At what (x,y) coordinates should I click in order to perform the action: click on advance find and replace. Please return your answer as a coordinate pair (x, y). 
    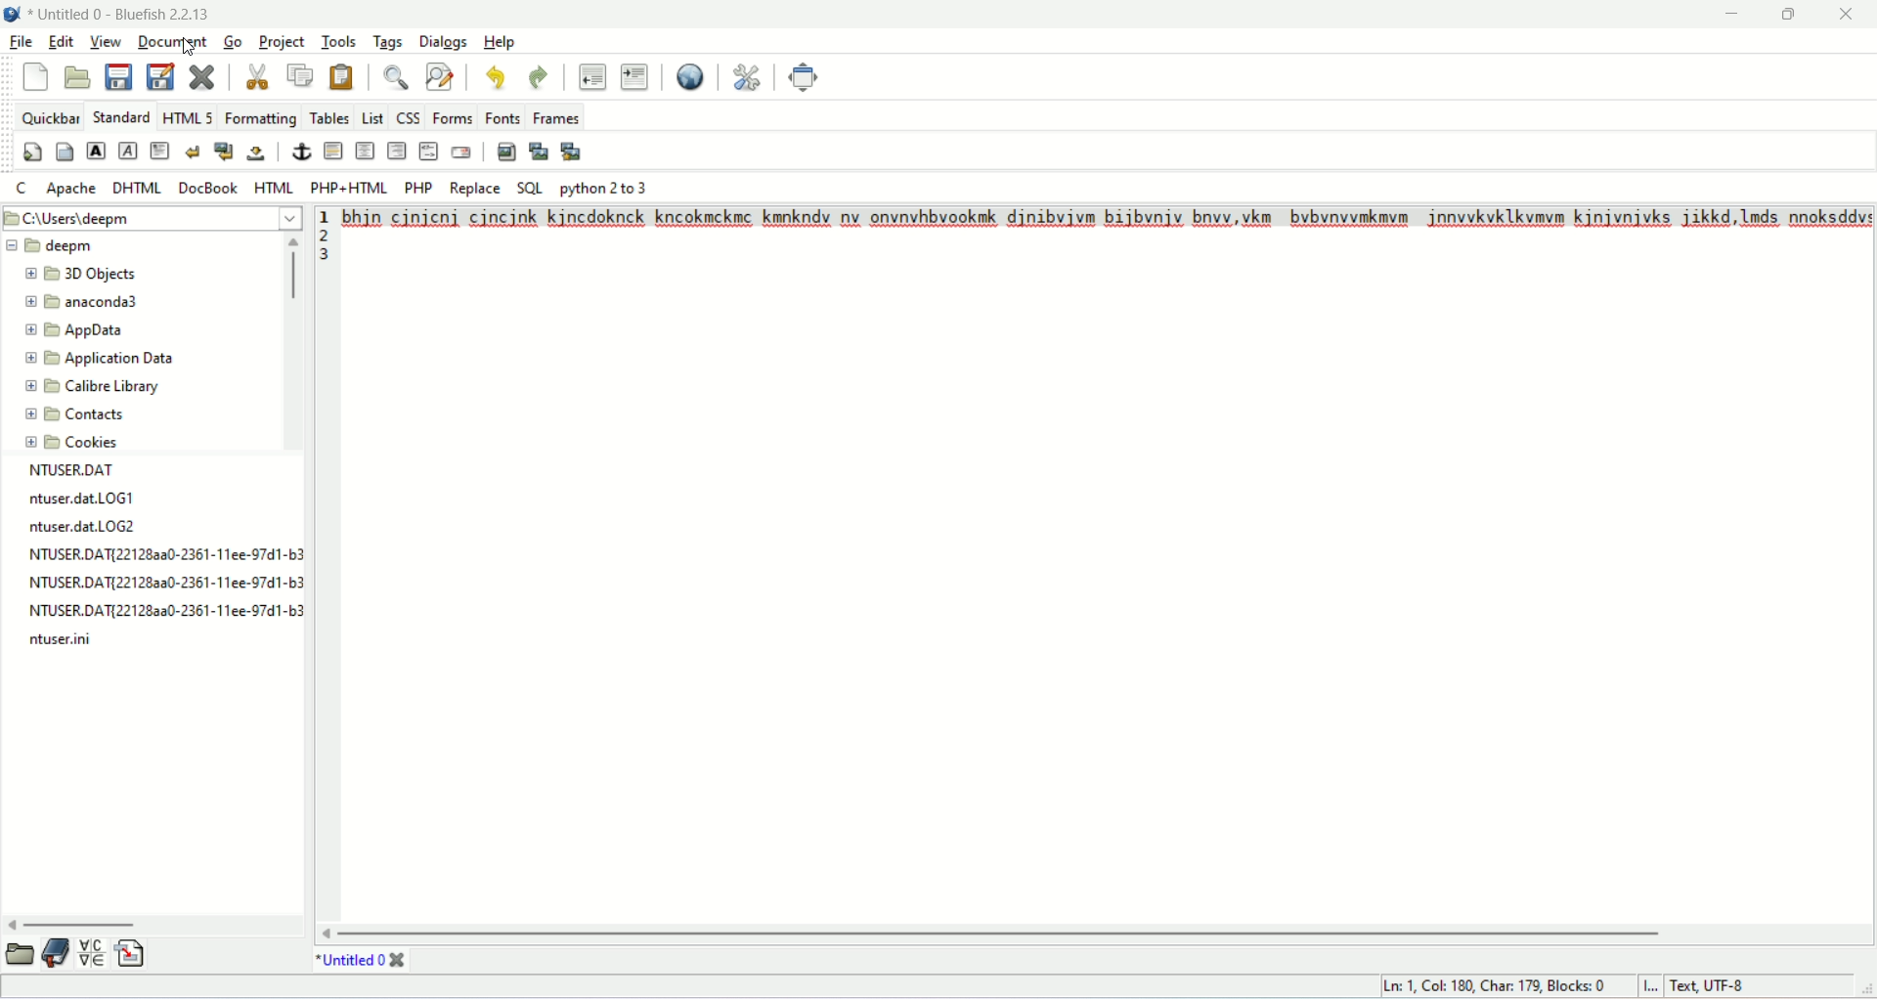
    Looking at the image, I should click on (441, 79).